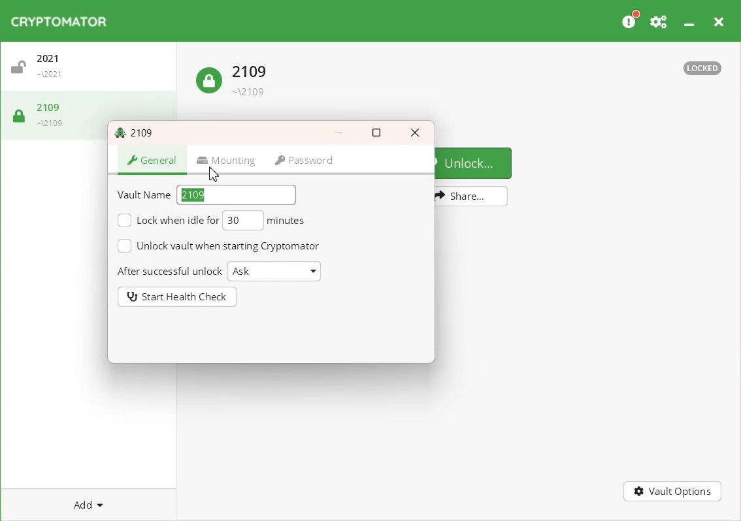 This screenshot has height=521, width=741. What do you see at coordinates (89, 505) in the screenshot?
I see `Add` at bounding box center [89, 505].